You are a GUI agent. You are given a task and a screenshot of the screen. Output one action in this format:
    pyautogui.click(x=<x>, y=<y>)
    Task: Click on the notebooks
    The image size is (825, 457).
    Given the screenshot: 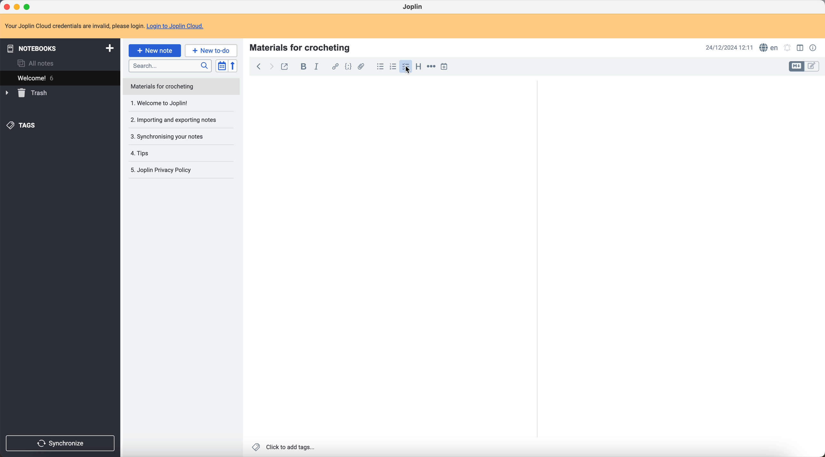 What is the action you would take?
    pyautogui.click(x=59, y=47)
    